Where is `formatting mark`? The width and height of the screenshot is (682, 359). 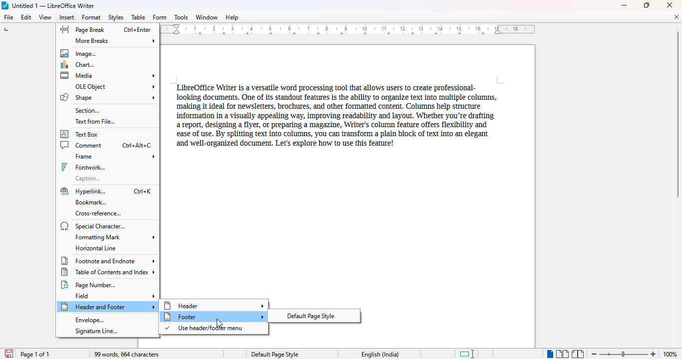
formatting mark is located at coordinates (114, 237).